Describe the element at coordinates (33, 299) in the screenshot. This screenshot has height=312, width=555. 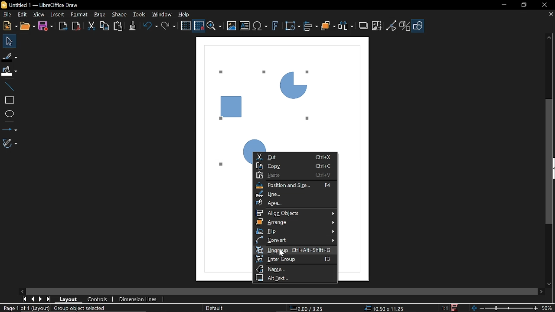
I see `Previous page` at that location.